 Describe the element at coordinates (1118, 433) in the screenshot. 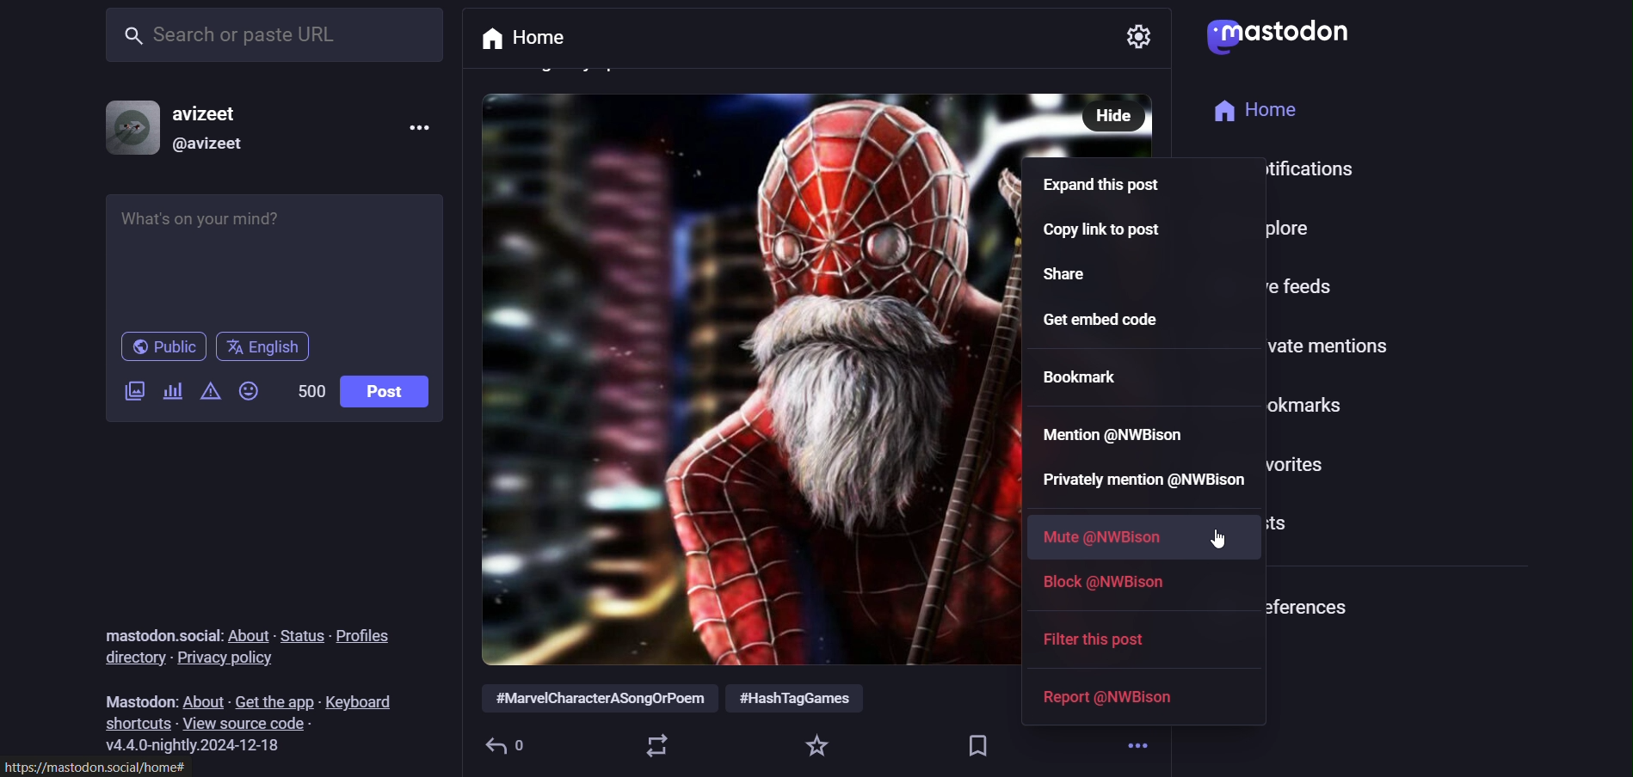

I see `mention user` at that location.